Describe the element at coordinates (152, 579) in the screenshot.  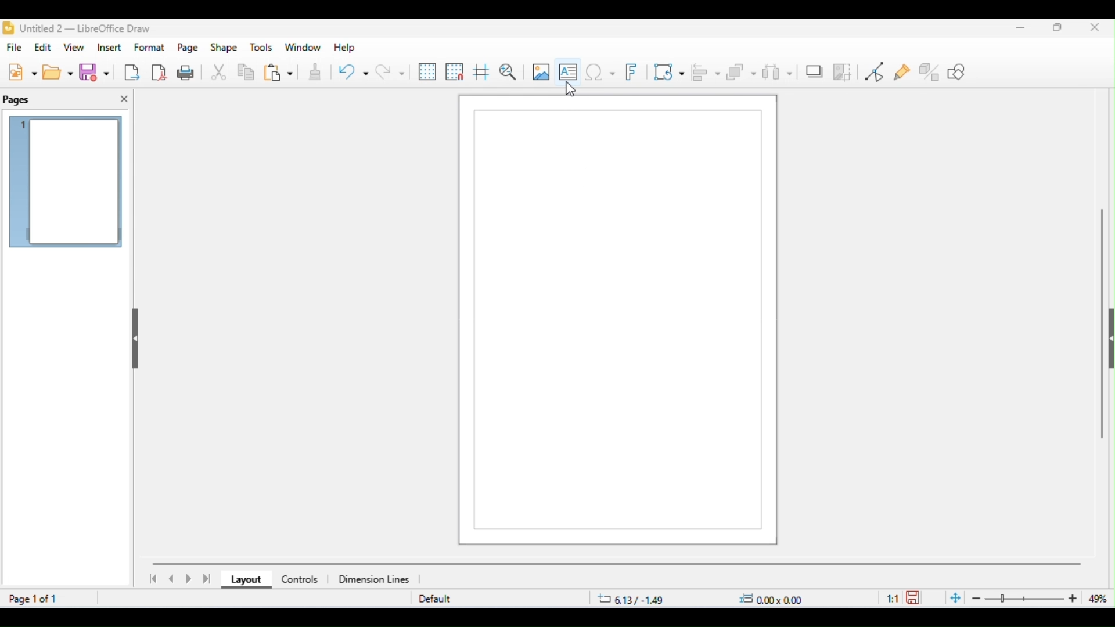
I see `first page` at that location.